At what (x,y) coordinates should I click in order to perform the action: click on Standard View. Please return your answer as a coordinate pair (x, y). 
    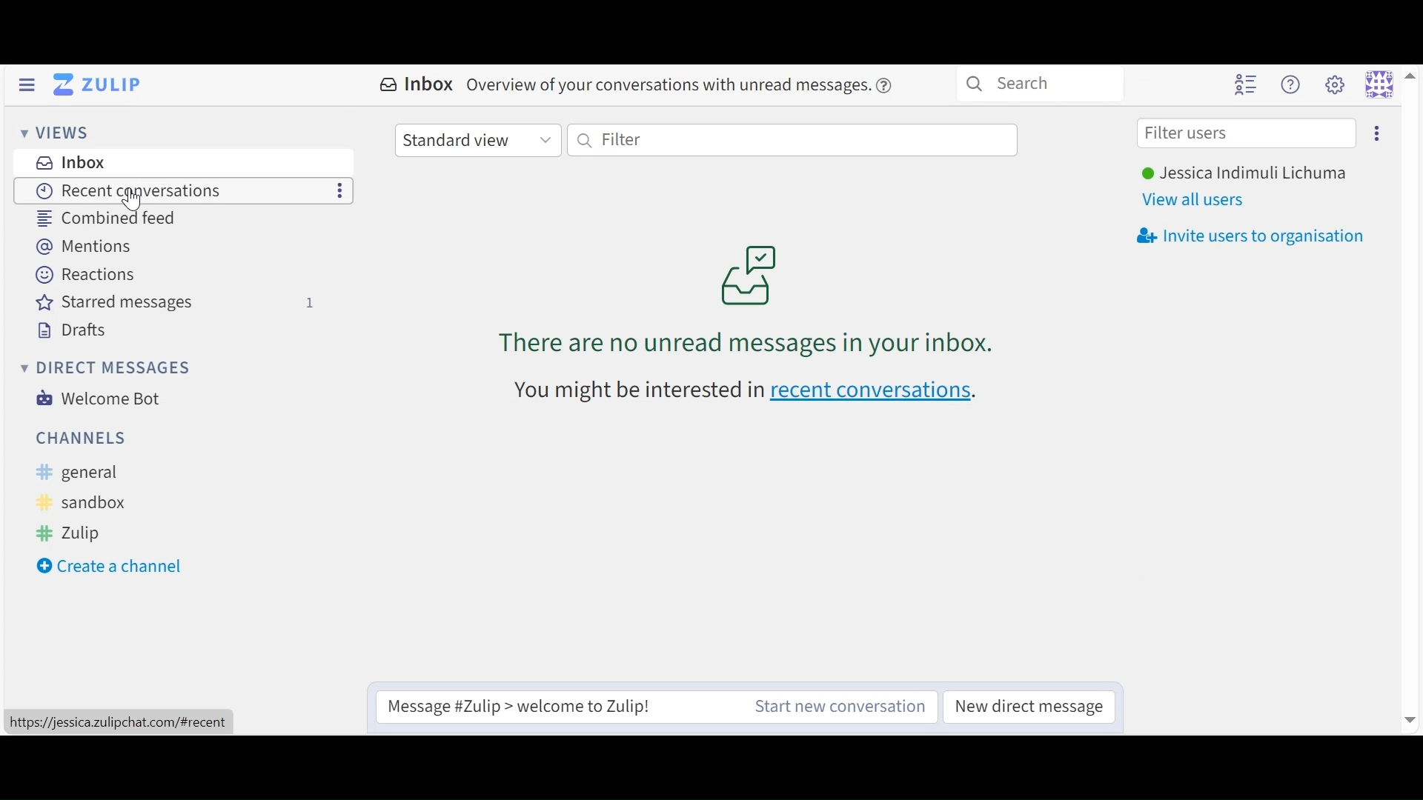
    Looking at the image, I should click on (479, 141).